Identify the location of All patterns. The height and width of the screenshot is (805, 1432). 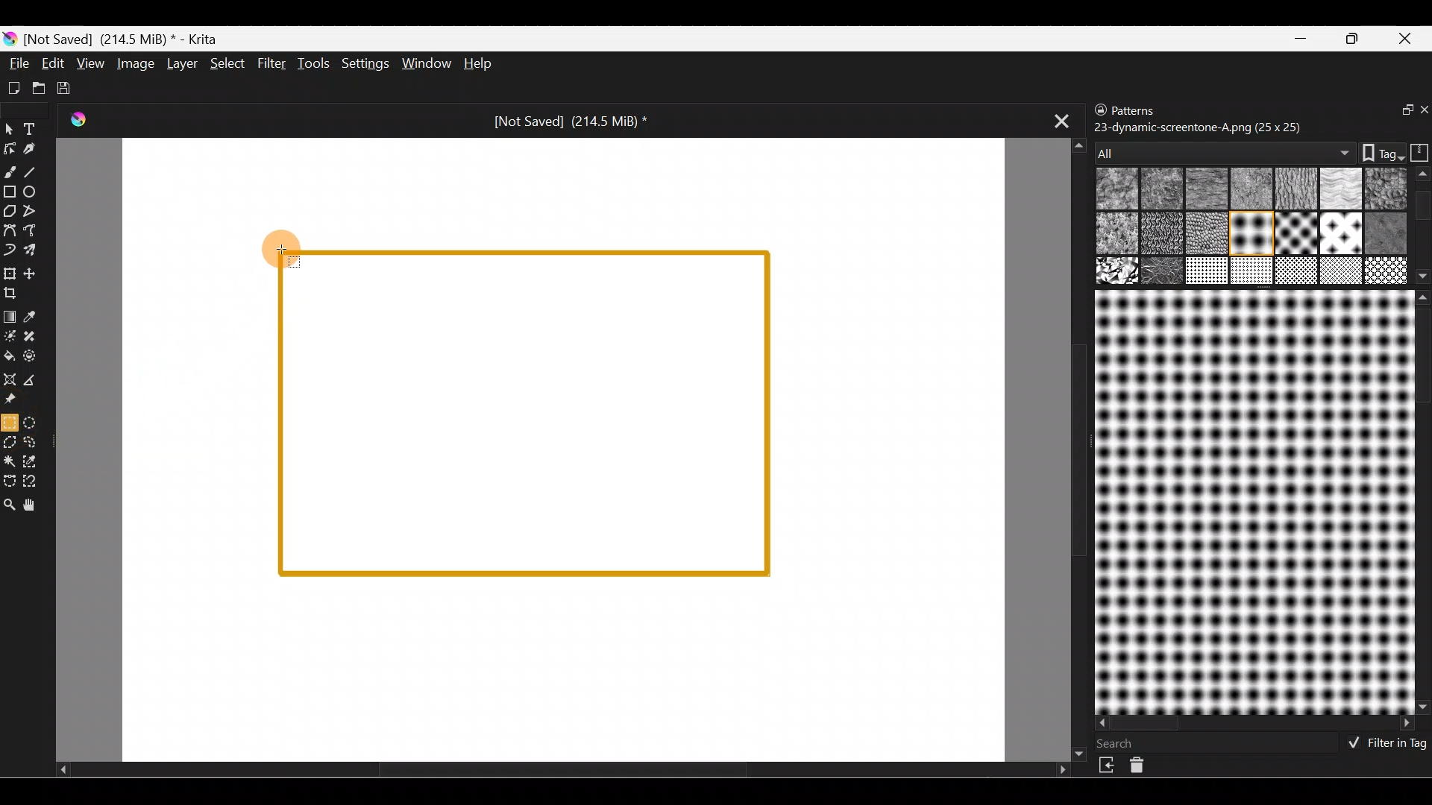
(1221, 148).